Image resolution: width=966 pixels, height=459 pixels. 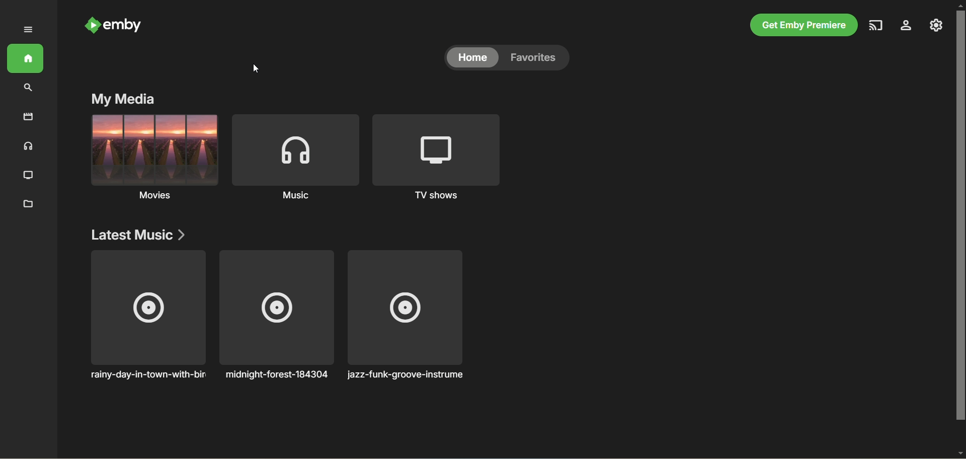 I want to click on movies, so click(x=27, y=117).